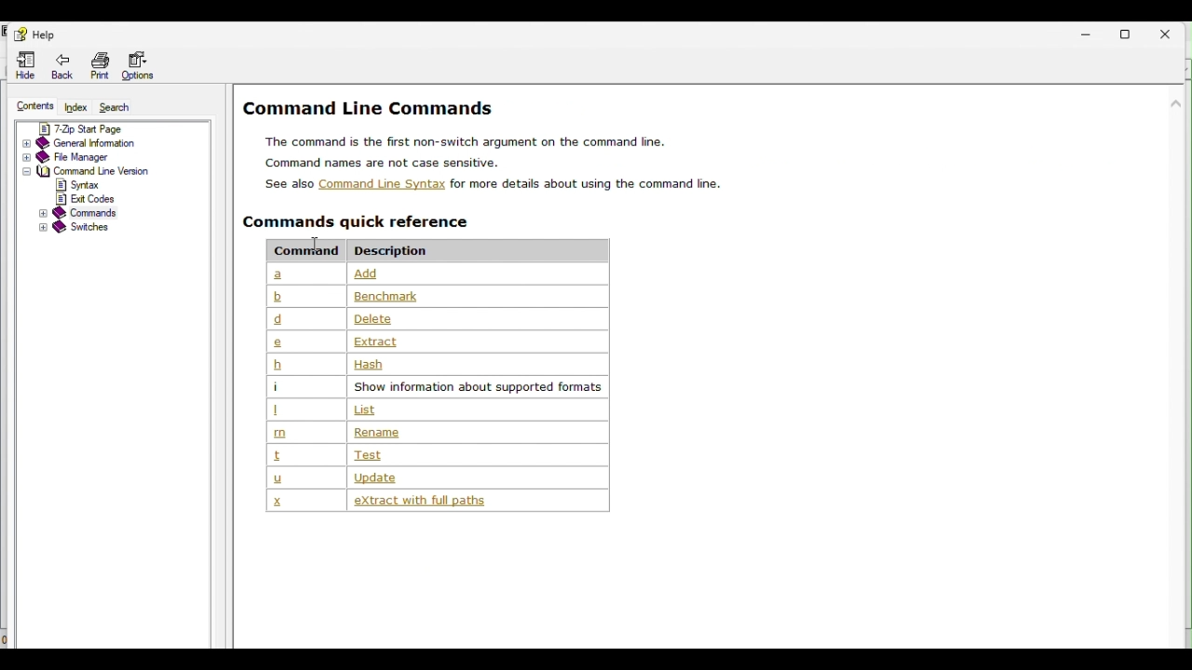 The width and height of the screenshot is (1192, 670). What do you see at coordinates (363, 222) in the screenshot?
I see `commands` at bounding box center [363, 222].